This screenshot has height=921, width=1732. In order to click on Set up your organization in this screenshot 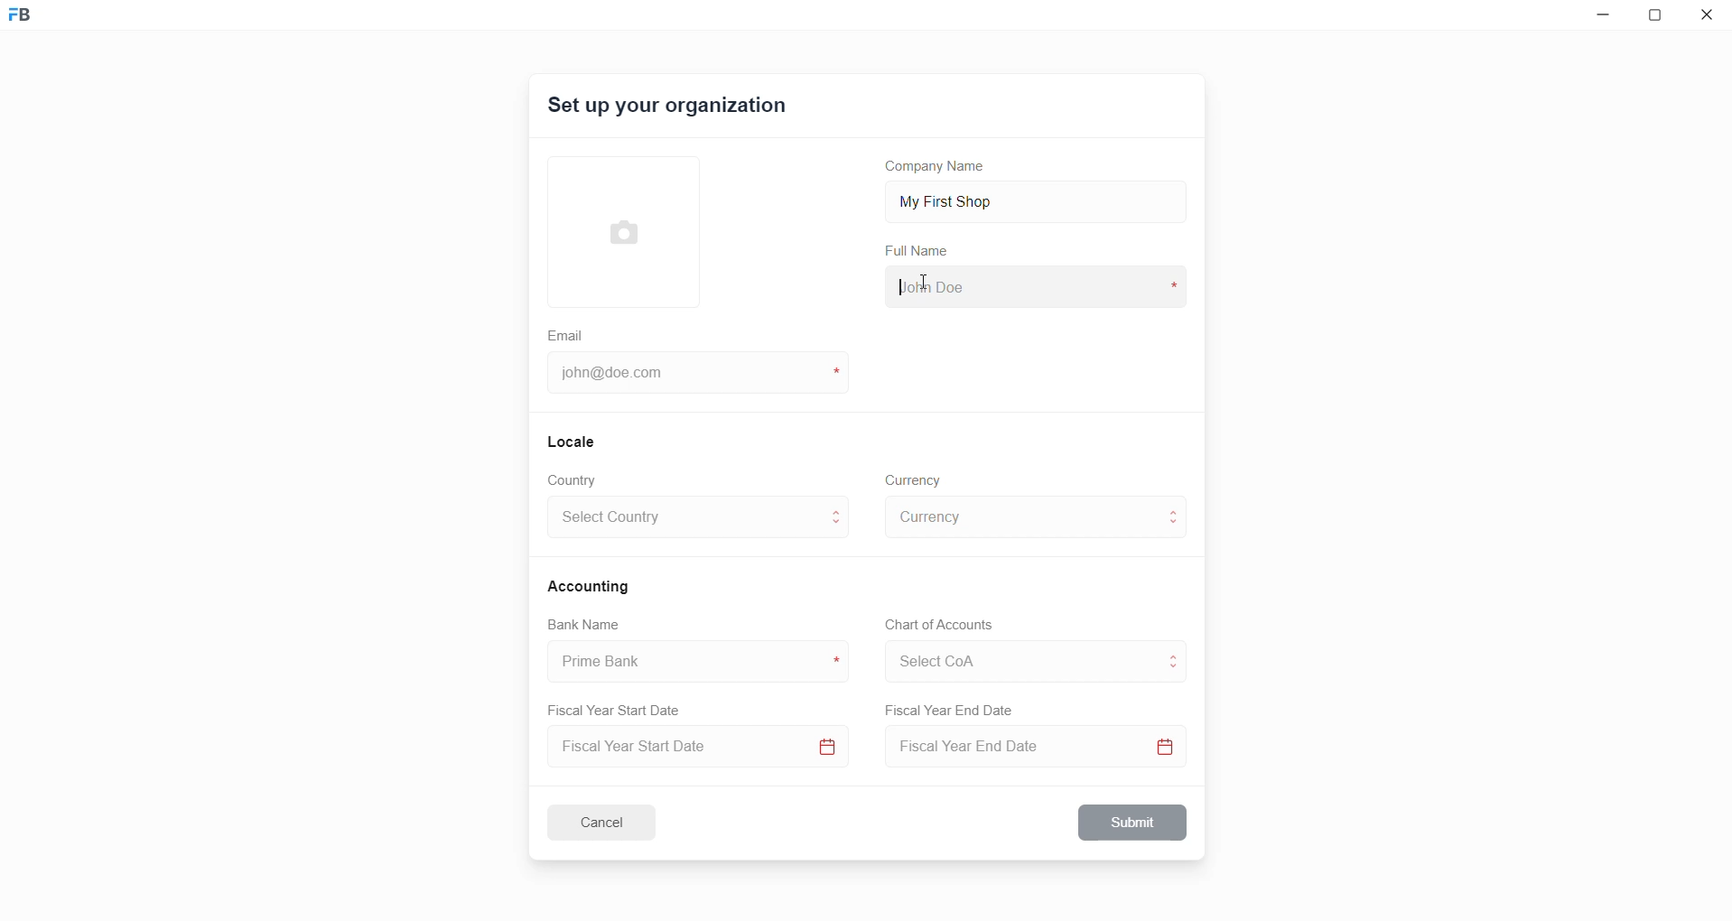, I will do `click(669, 108)`.